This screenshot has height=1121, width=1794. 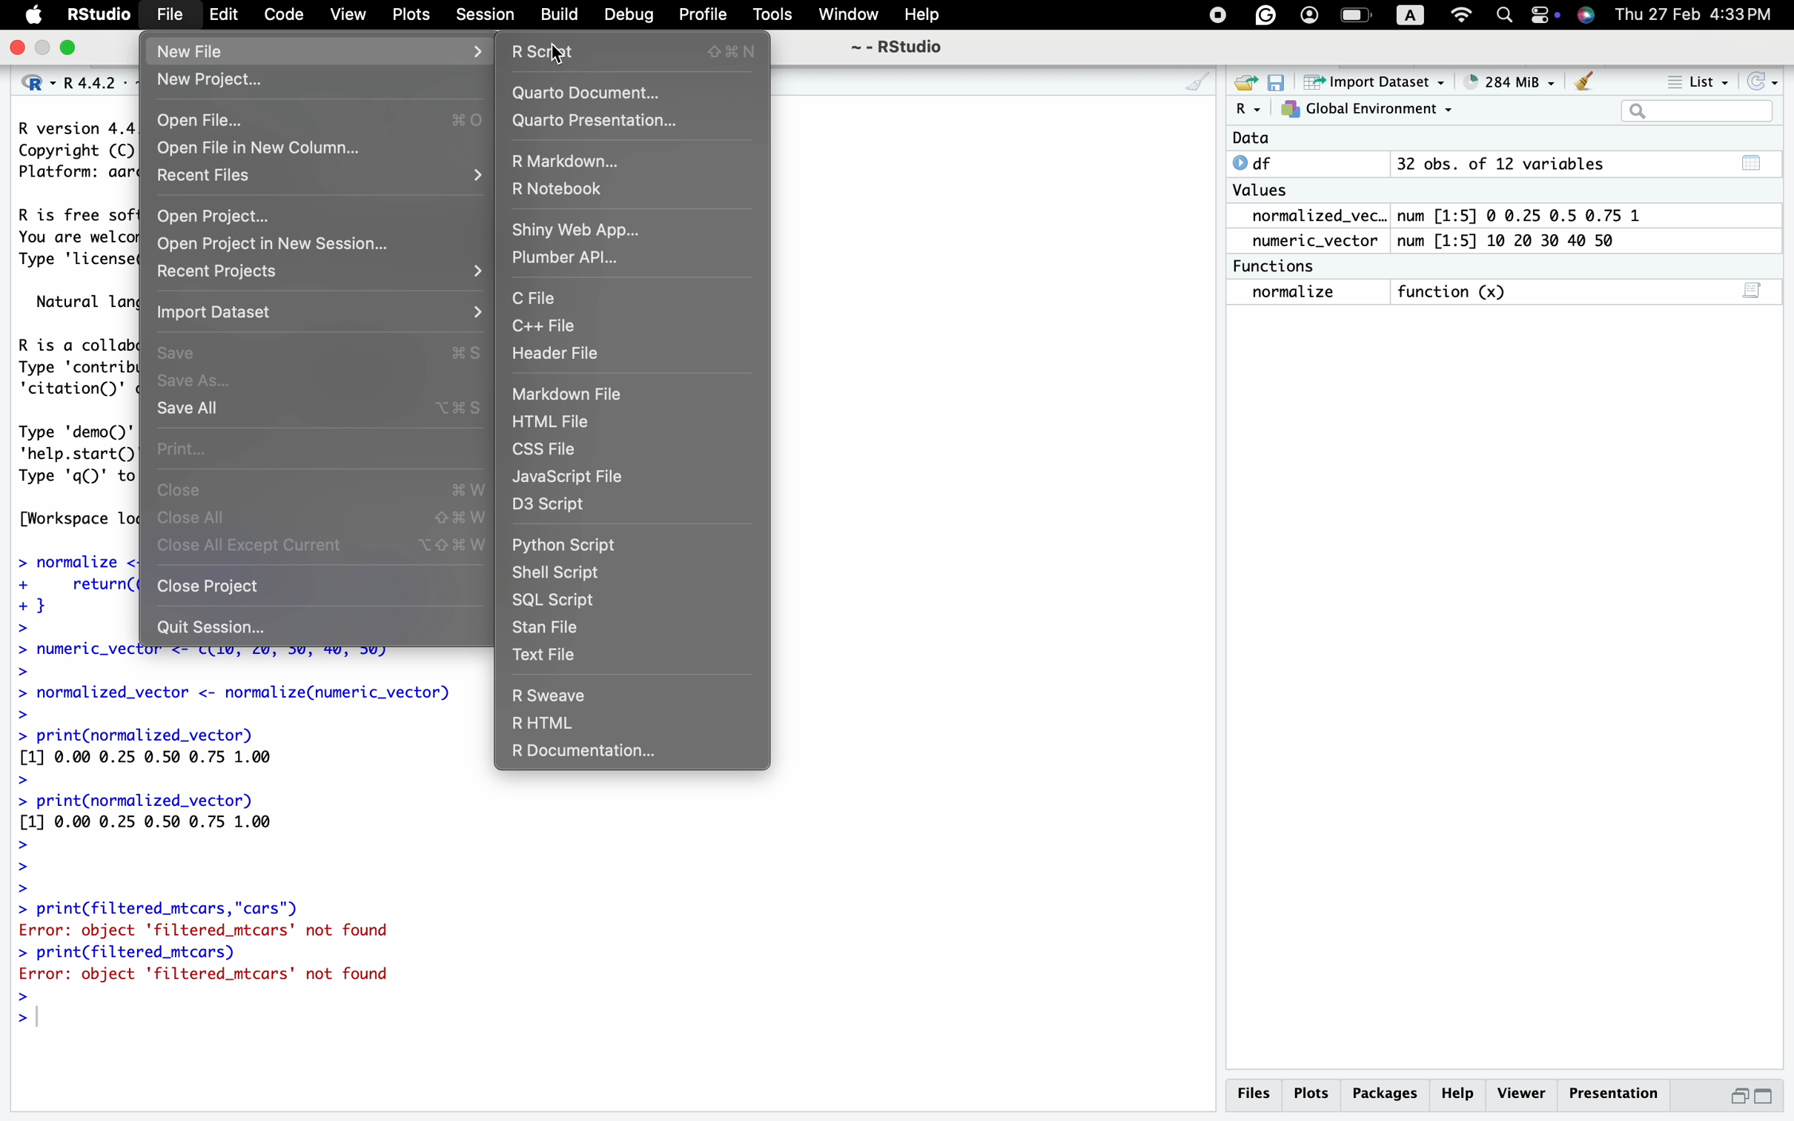 What do you see at coordinates (559, 354) in the screenshot?
I see `Header File` at bounding box center [559, 354].